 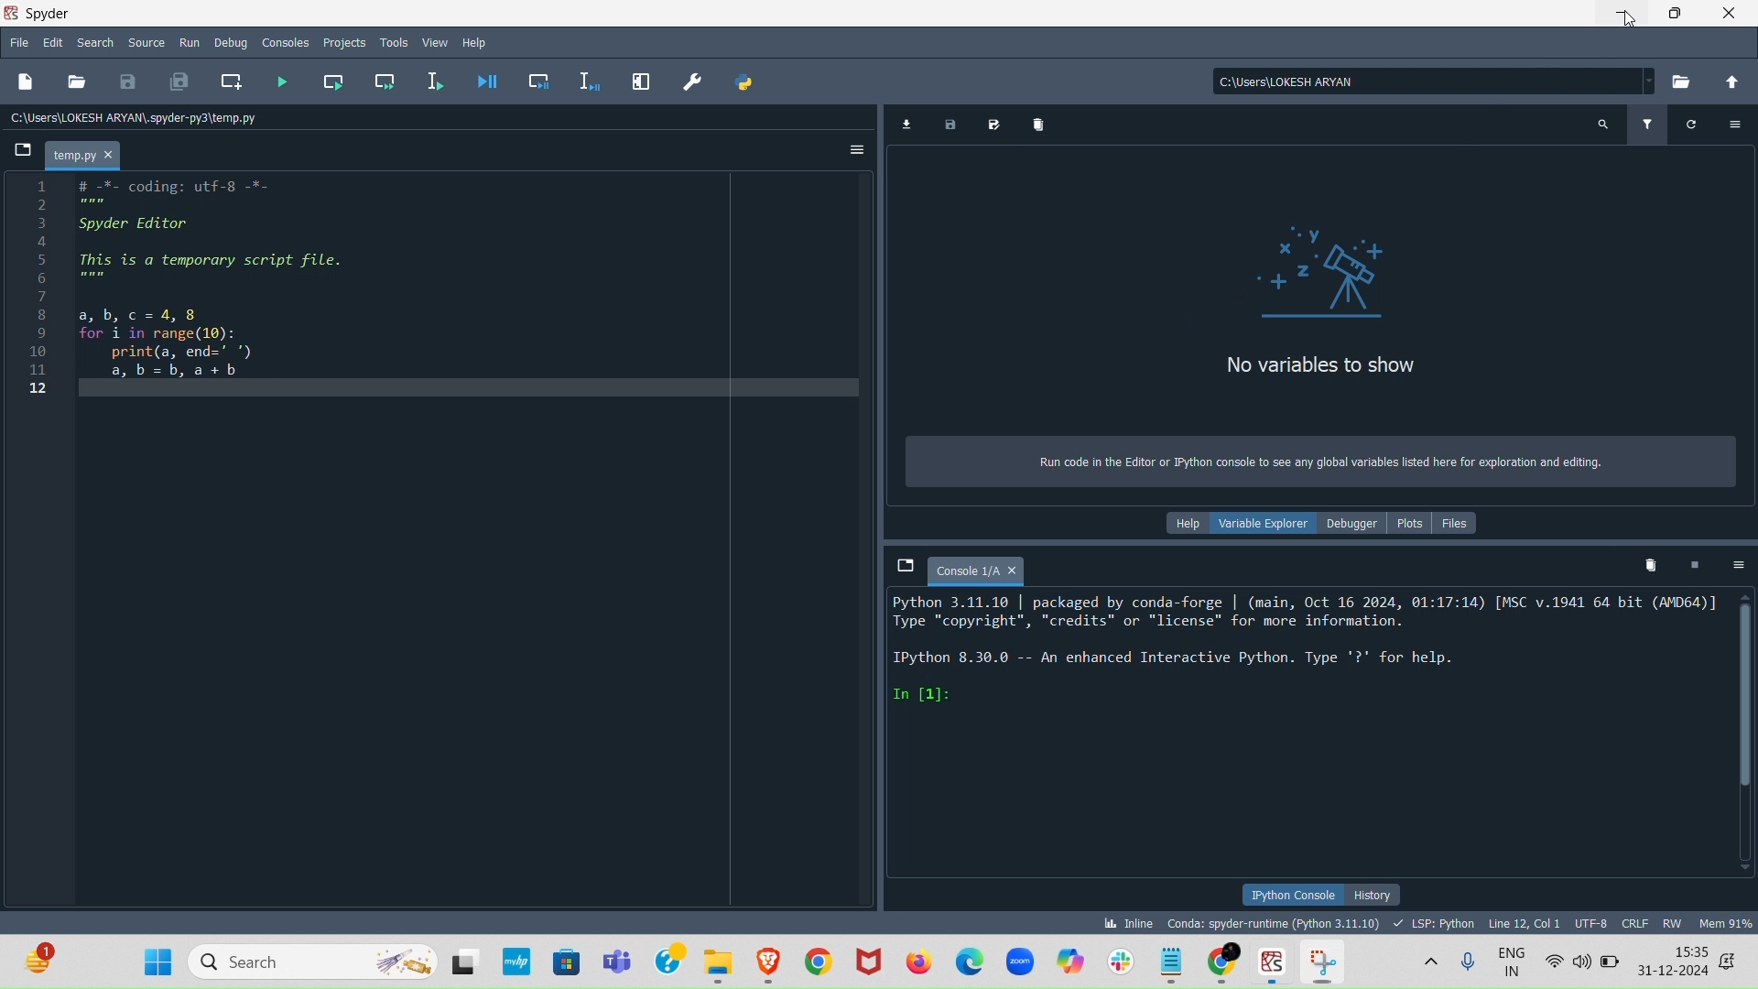 What do you see at coordinates (742, 82) in the screenshot?
I see `PYTHONPATH manager` at bounding box center [742, 82].